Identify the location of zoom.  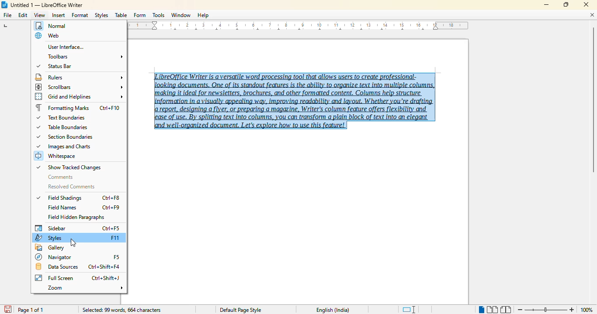
(84, 287).